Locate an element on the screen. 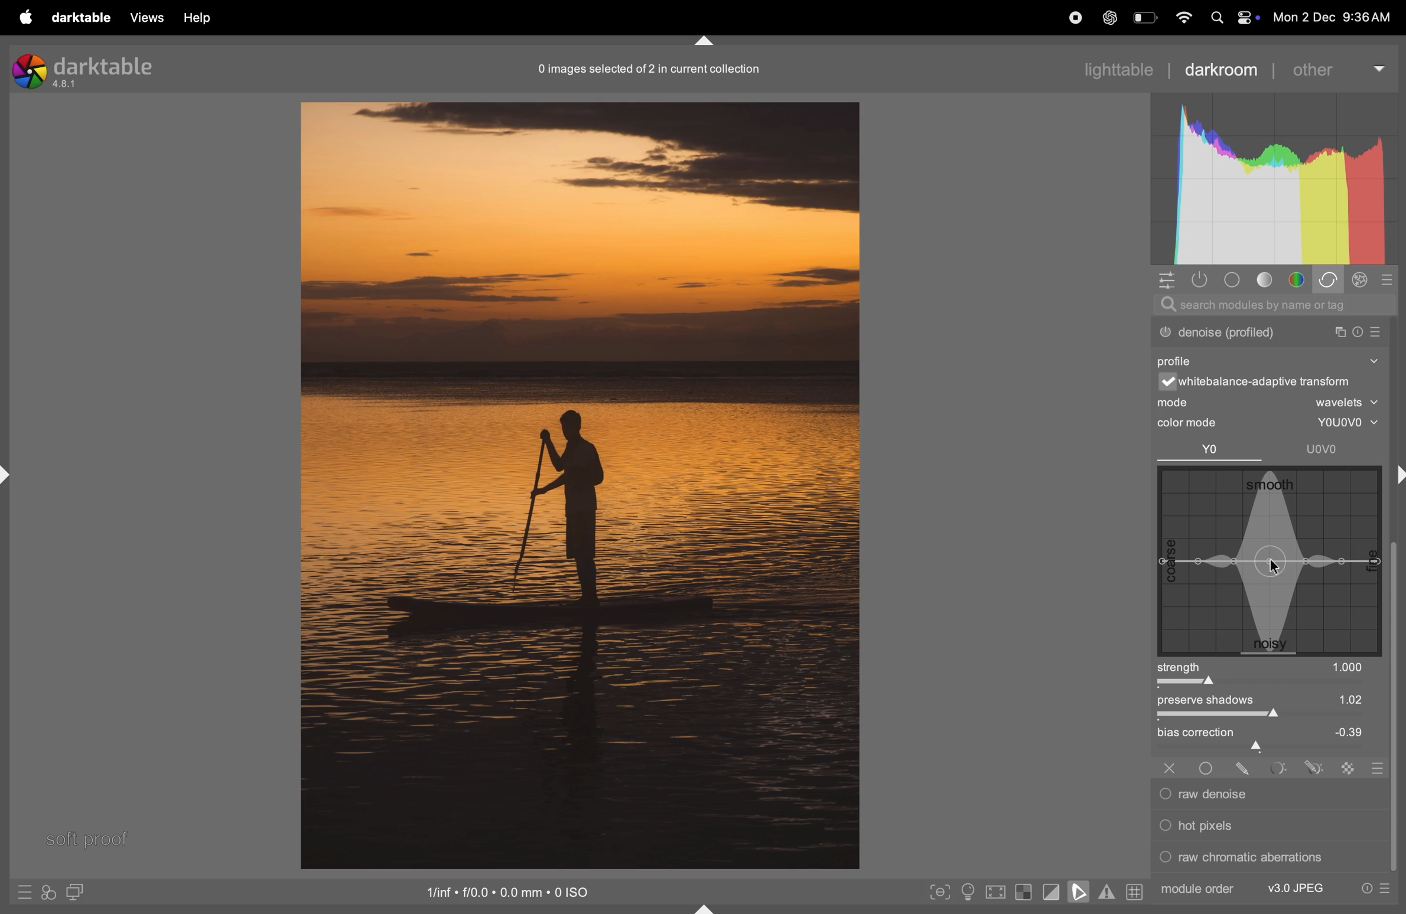 The width and height of the screenshot is (1406, 914). toggle high quality processing is located at coordinates (996, 892).